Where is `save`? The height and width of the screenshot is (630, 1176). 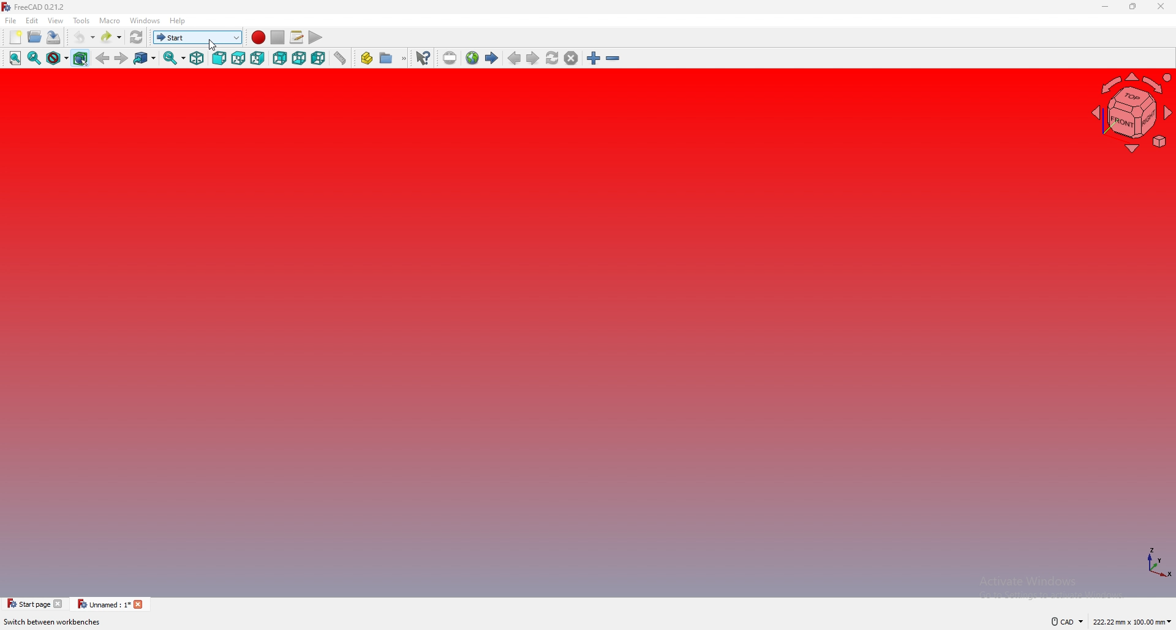
save is located at coordinates (55, 38).